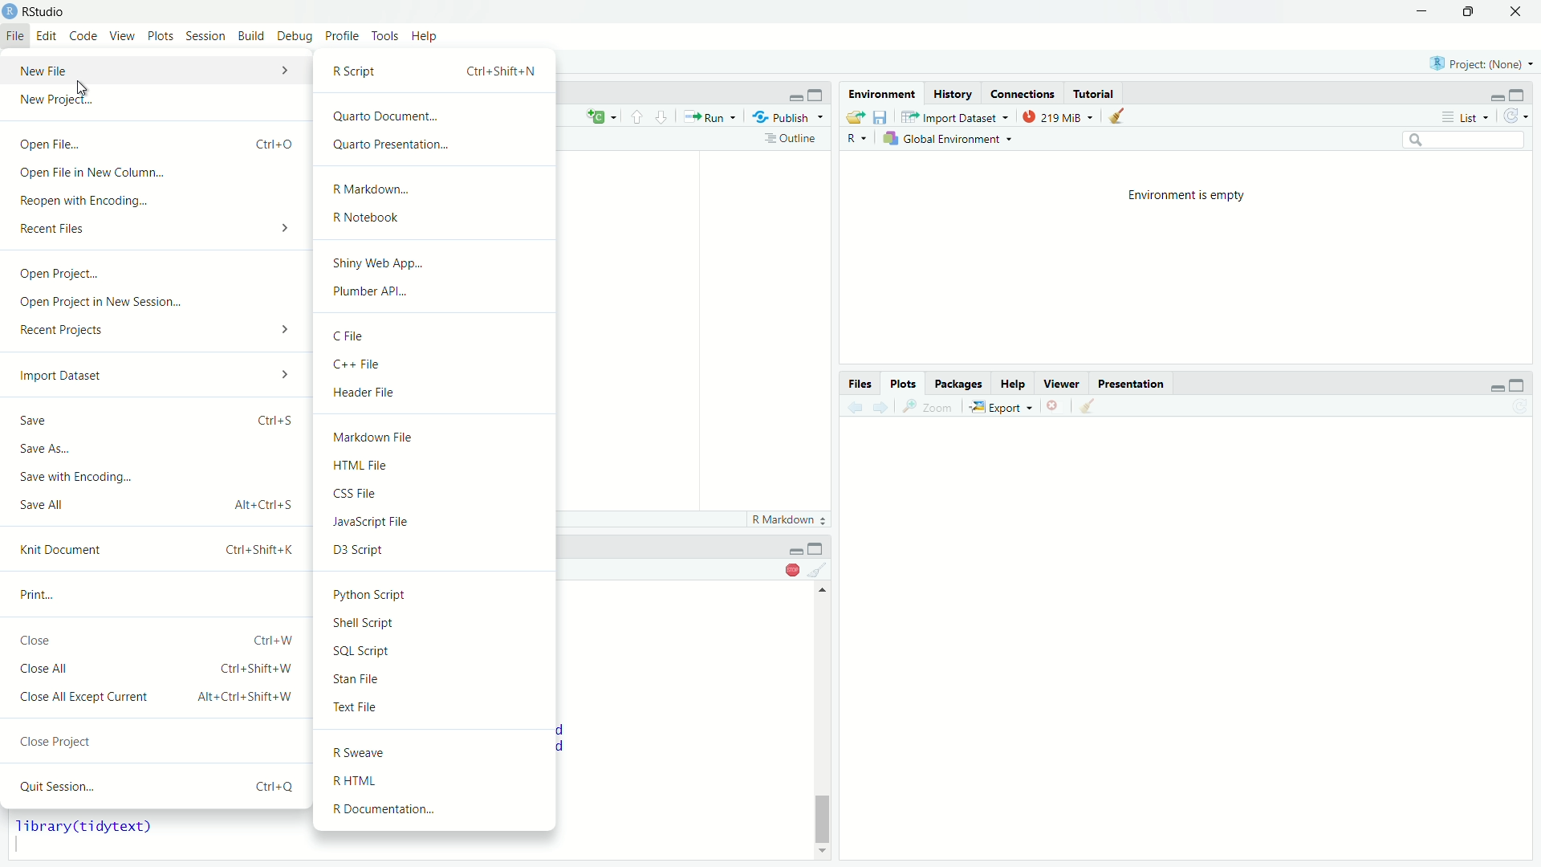 Image resolution: width=1541 pixels, height=867 pixels. I want to click on Close Project, so click(159, 738).